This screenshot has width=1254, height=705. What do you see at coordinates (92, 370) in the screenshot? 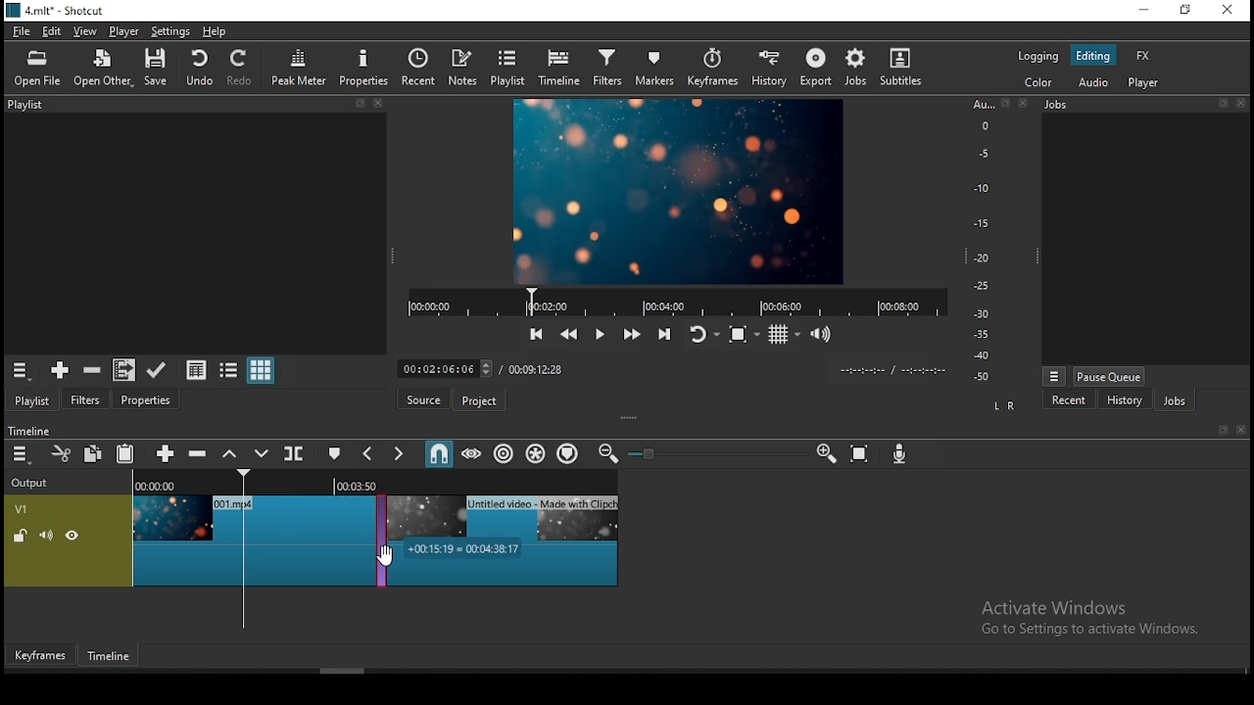
I see `remove cut` at bounding box center [92, 370].